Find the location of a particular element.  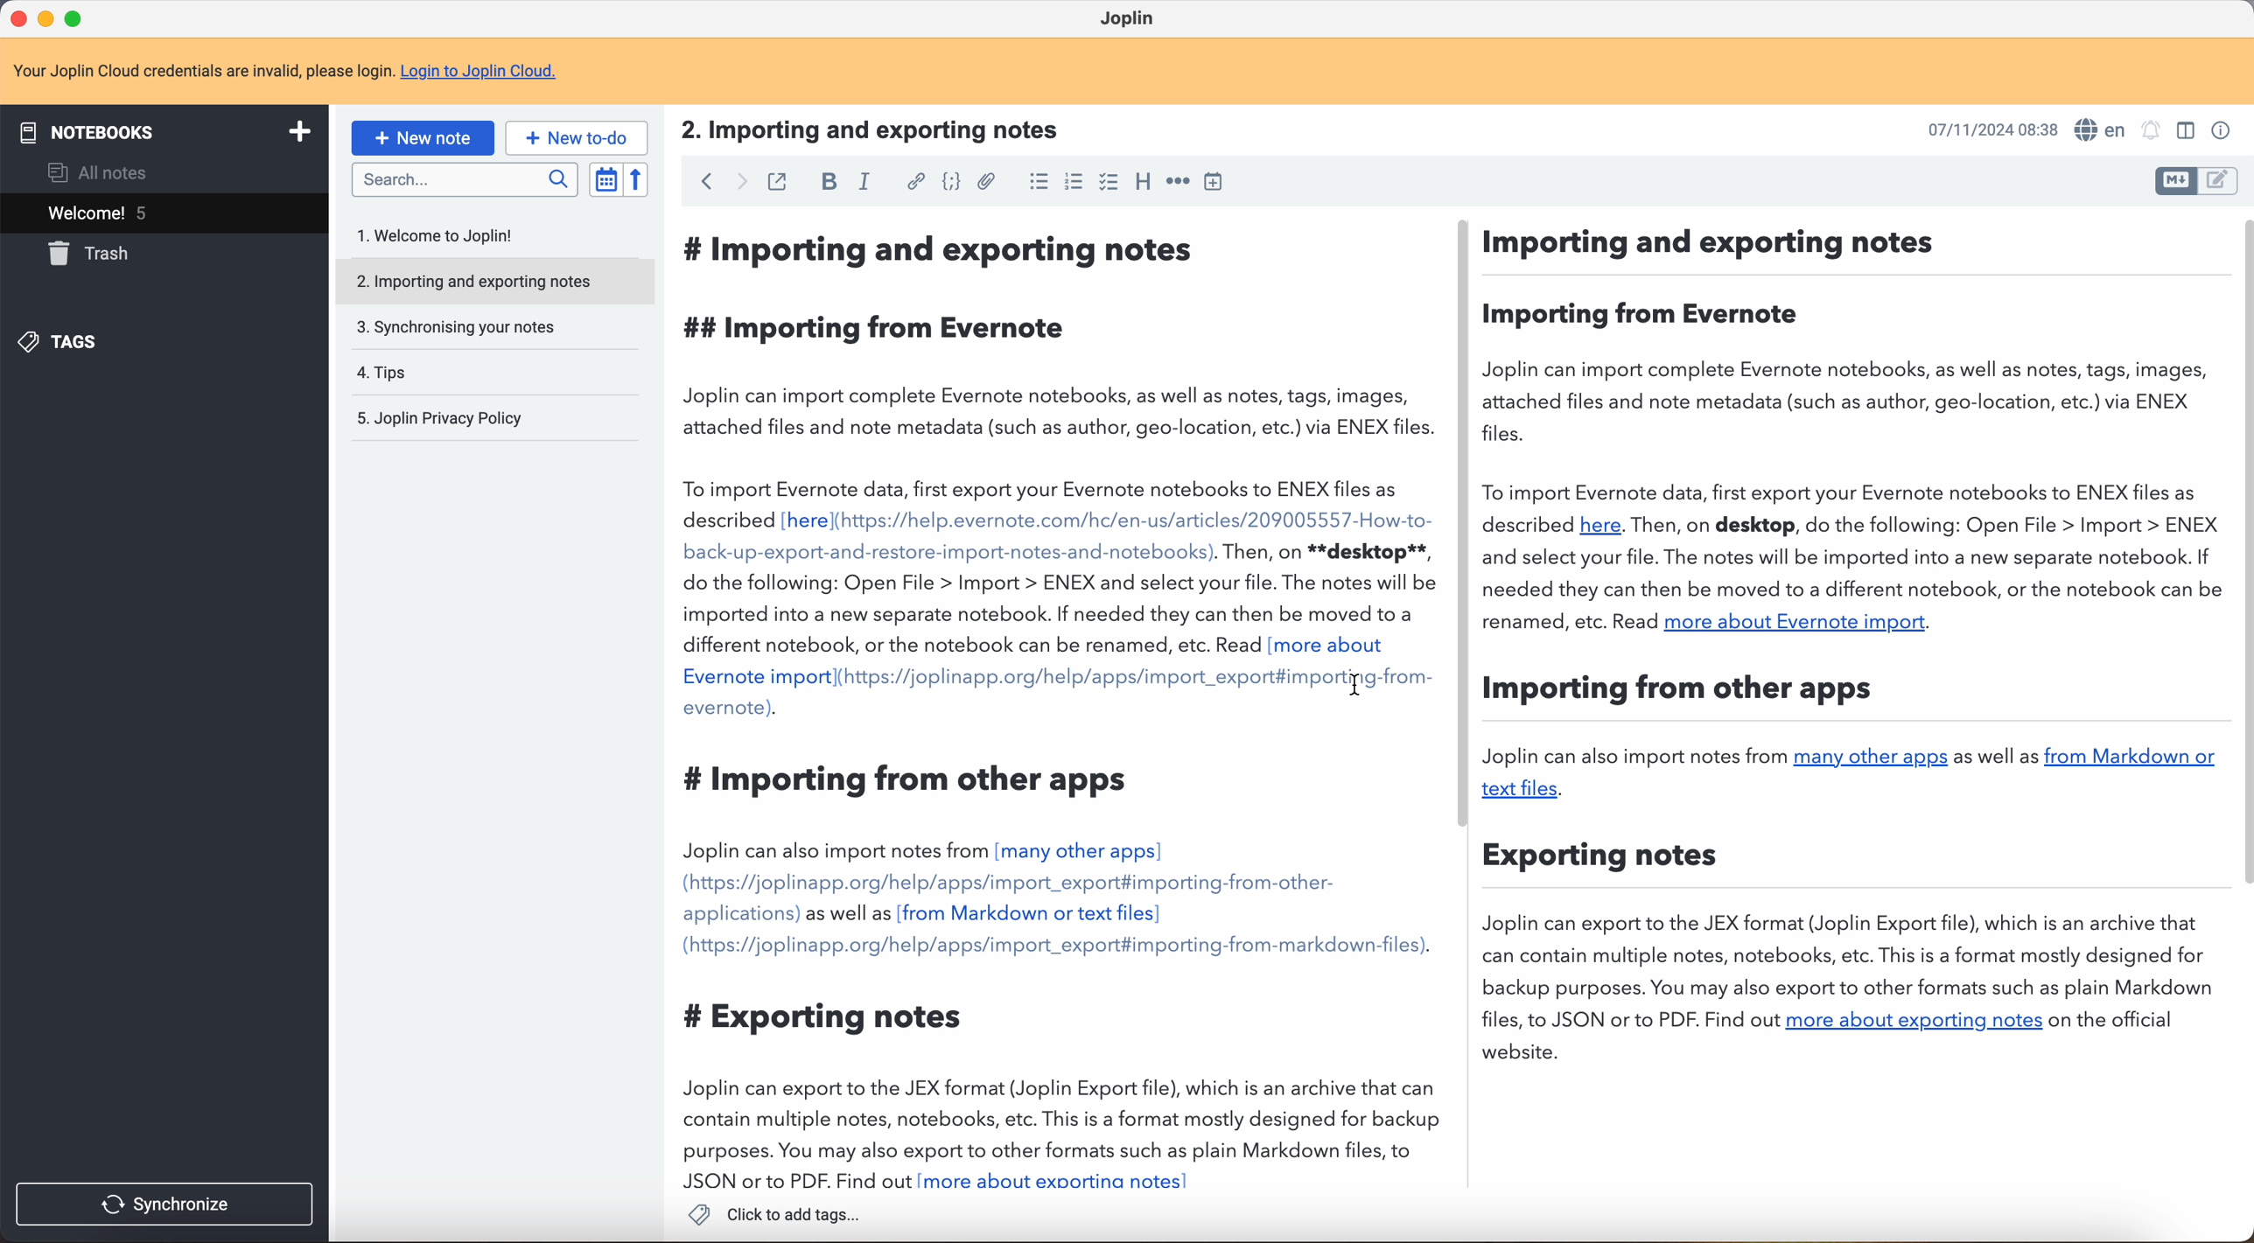

toggle external editing is located at coordinates (778, 181).